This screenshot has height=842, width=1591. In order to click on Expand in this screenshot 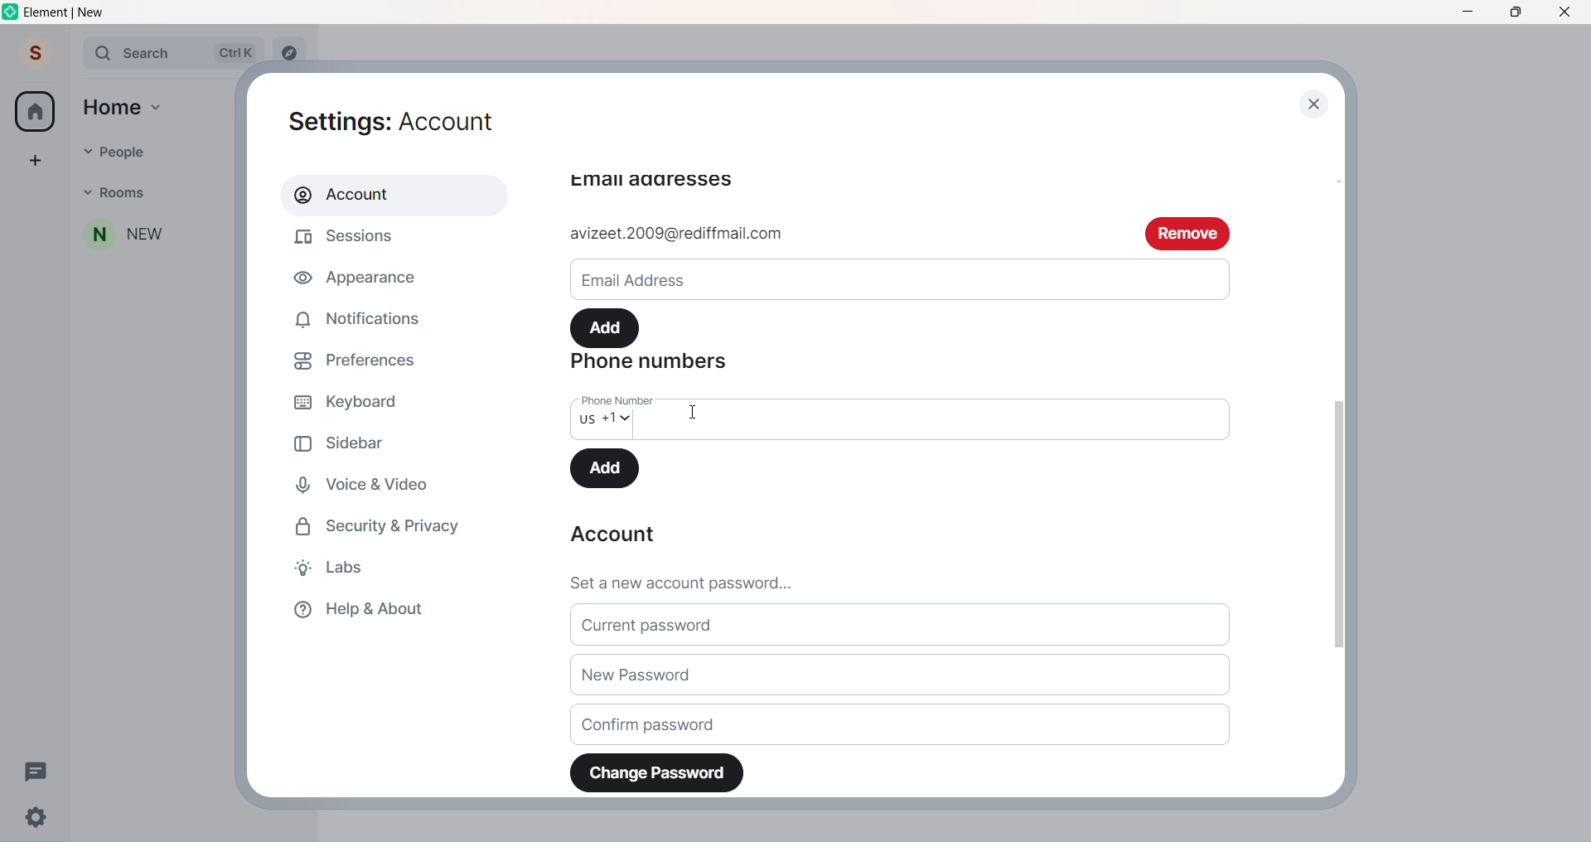, I will do `click(70, 55)`.